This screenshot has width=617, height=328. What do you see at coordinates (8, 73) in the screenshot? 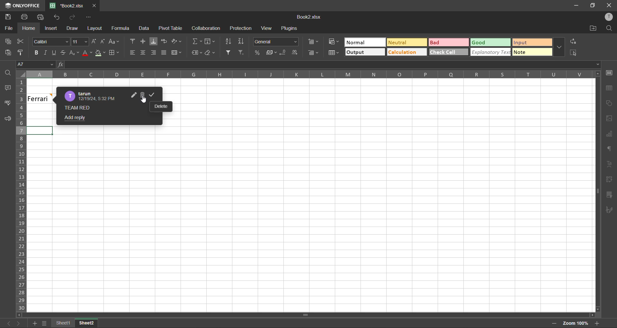
I see `find` at bounding box center [8, 73].